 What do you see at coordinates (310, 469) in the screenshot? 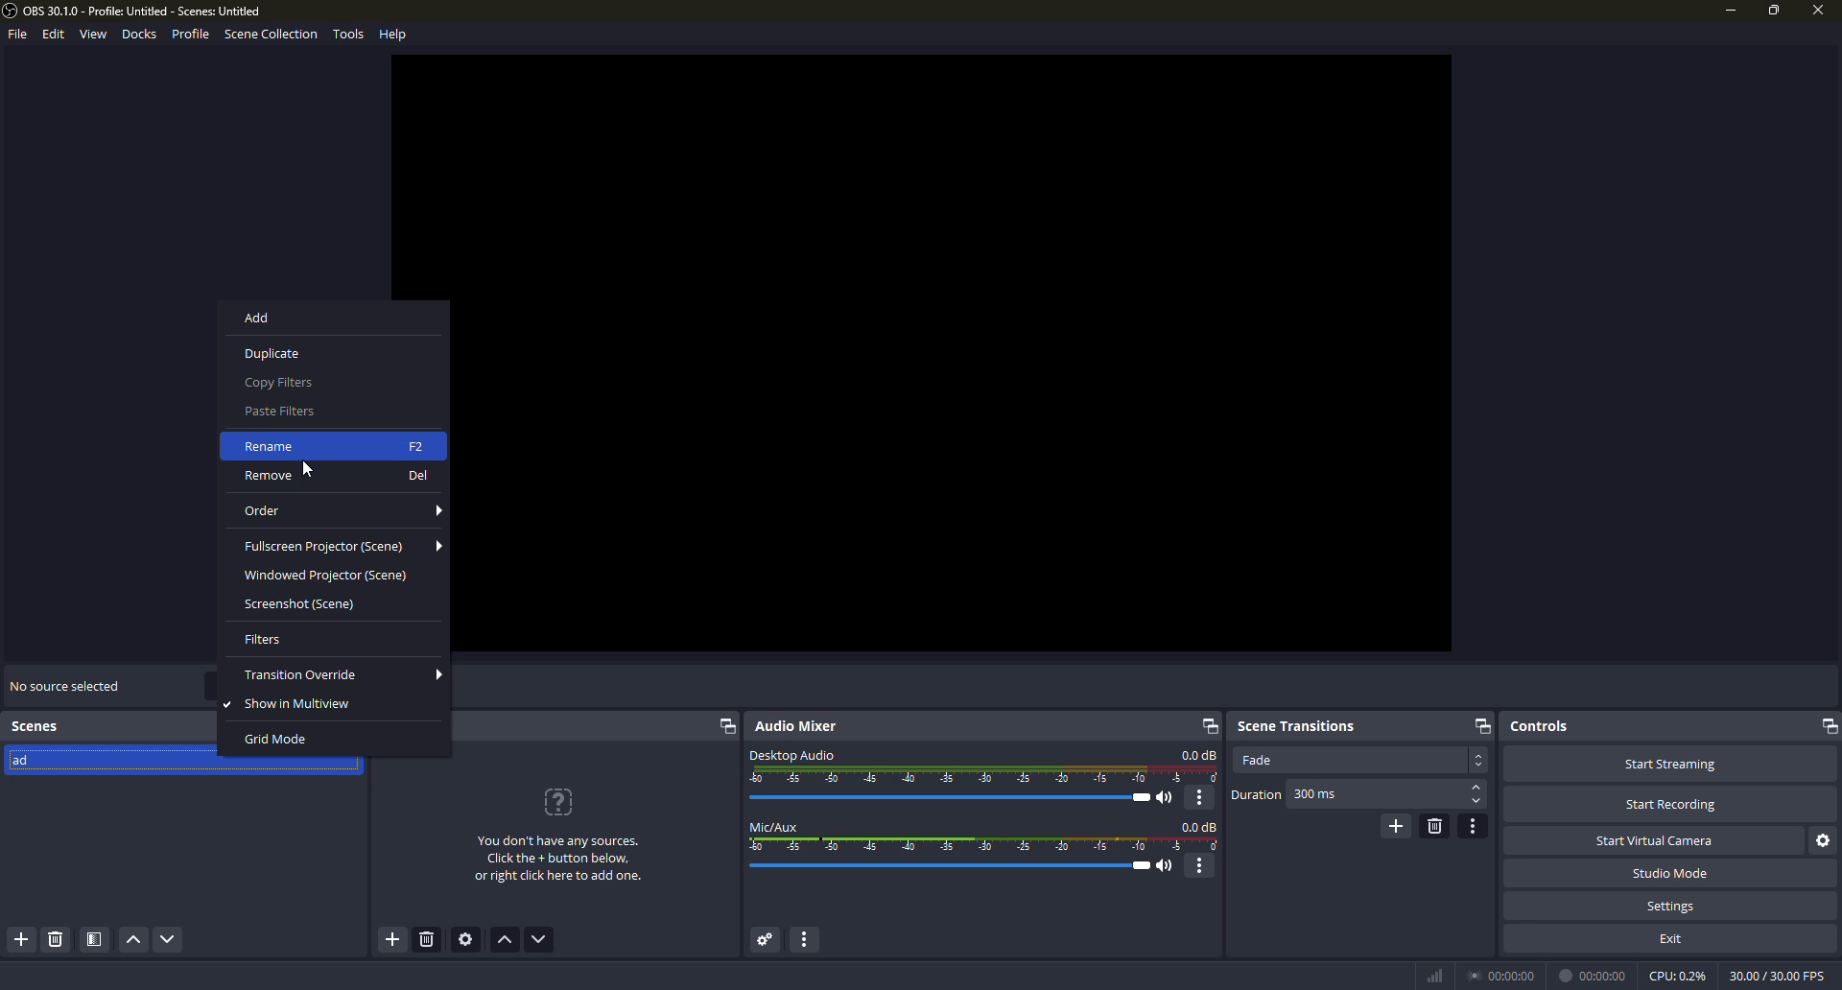
I see `cursor` at bounding box center [310, 469].